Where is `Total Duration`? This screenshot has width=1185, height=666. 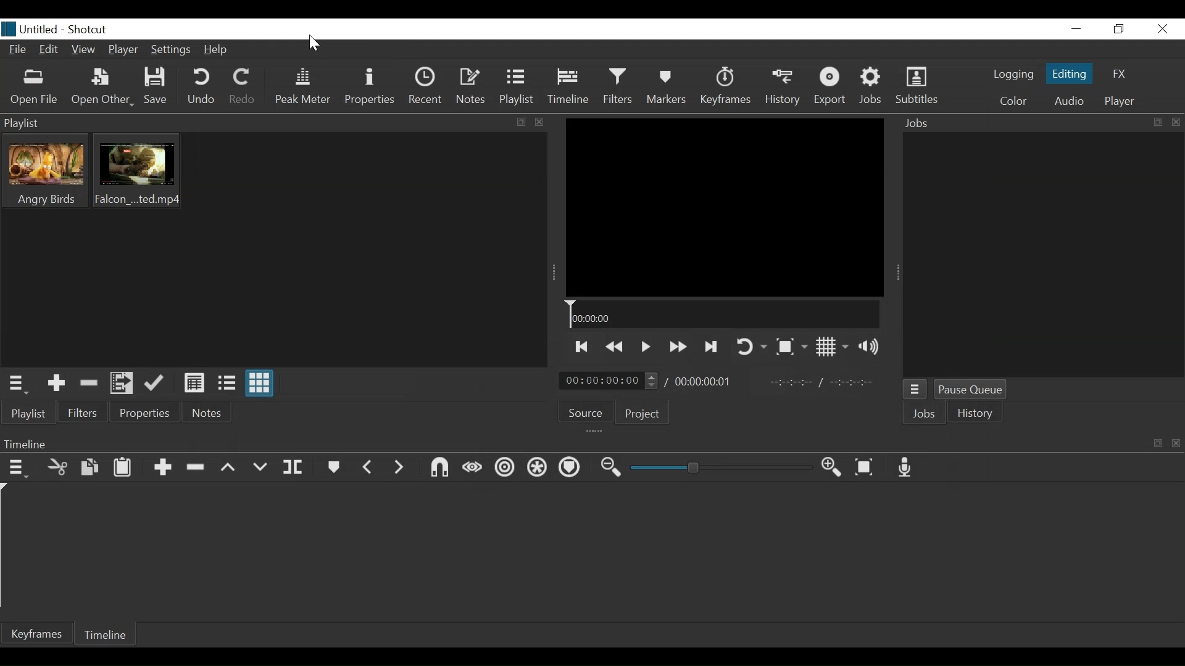 Total Duration is located at coordinates (705, 382).